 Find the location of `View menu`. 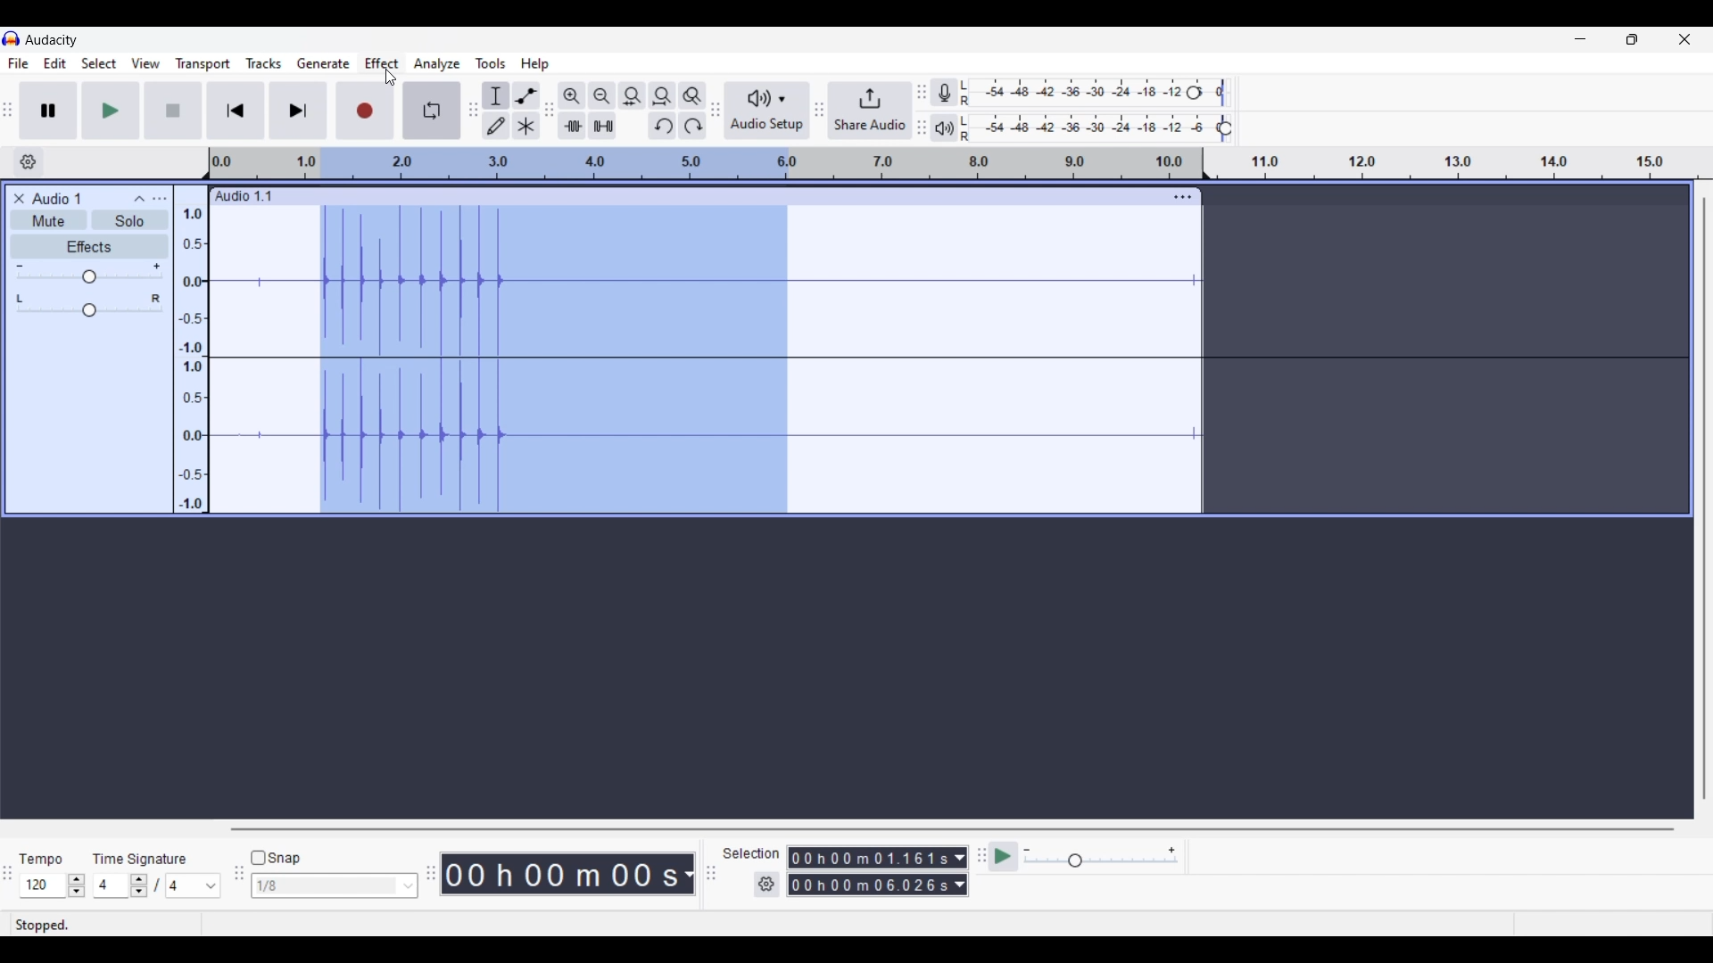

View menu is located at coordinates (146, 64).